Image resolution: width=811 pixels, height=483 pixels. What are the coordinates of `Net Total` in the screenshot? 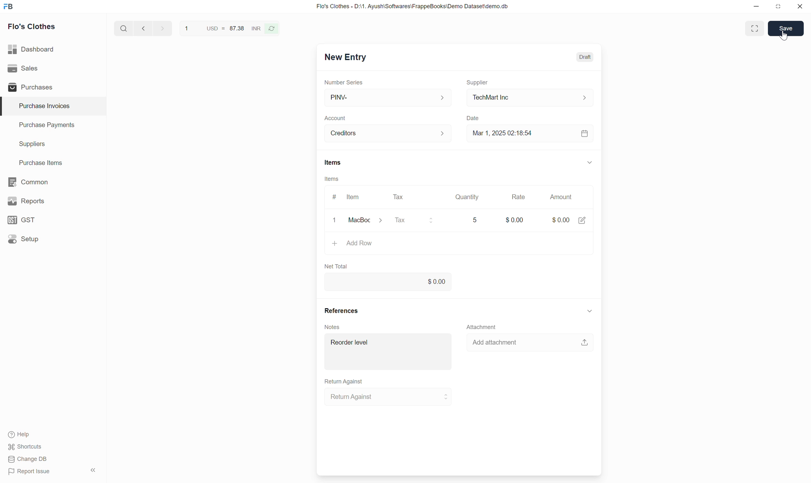 It's located at (337, 267).